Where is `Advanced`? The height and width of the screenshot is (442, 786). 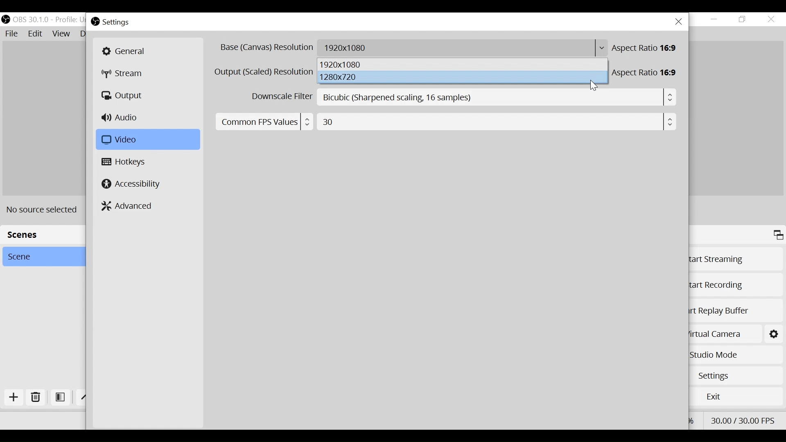
Advanced is located at coordinates (128, 205).